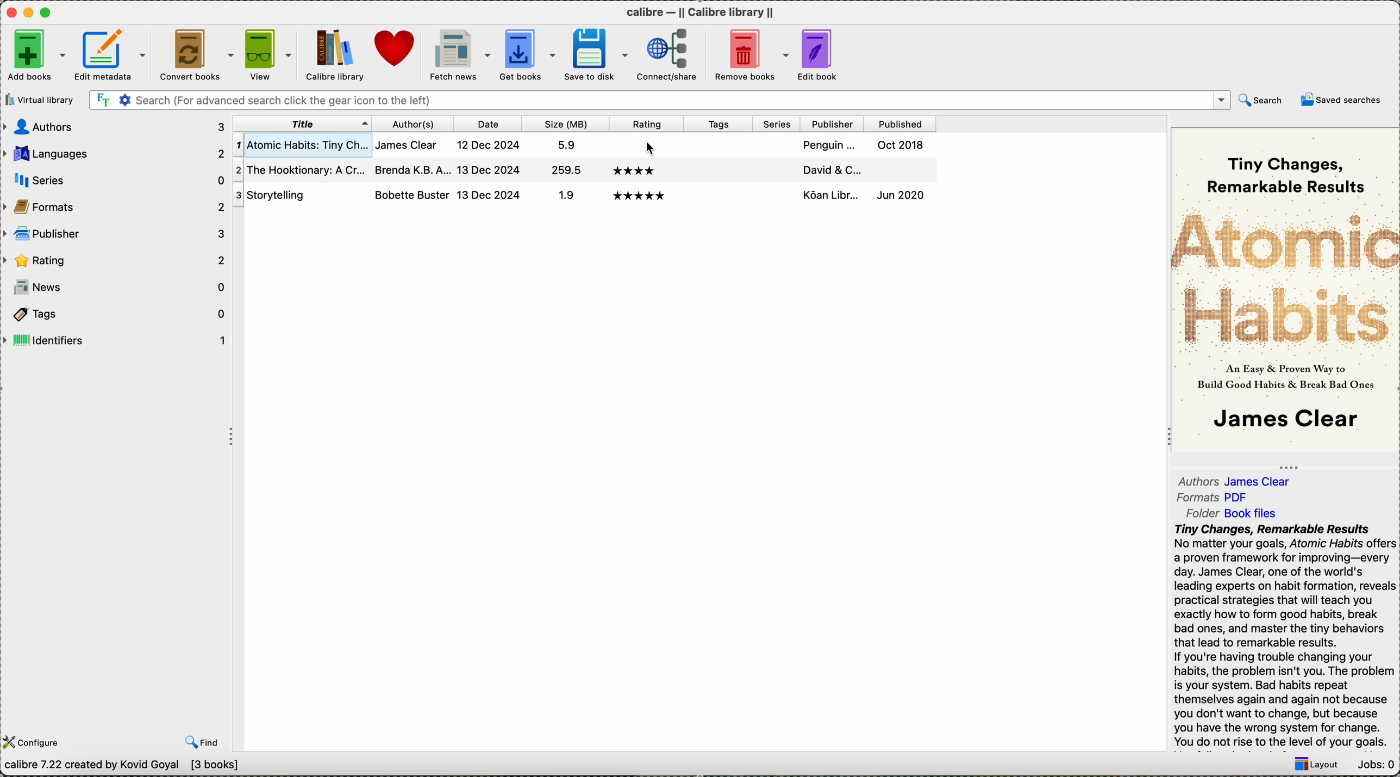 The image size is (1400, 777). Describe the element at coordinates (414, 123) in the screenshot. I see `authors` at that location.